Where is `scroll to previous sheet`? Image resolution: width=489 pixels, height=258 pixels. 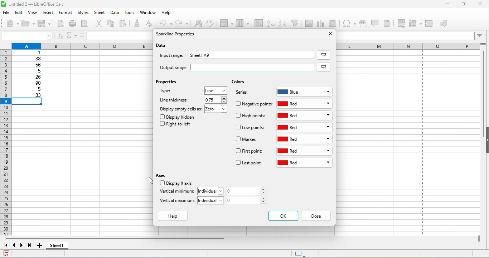
scroll to previous sheet is located at coordinates (15, 246).